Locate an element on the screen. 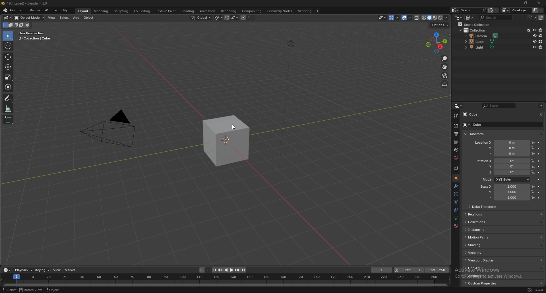 This screenshot has width=546, height=293. cursor is located at coordinates (238, 128).